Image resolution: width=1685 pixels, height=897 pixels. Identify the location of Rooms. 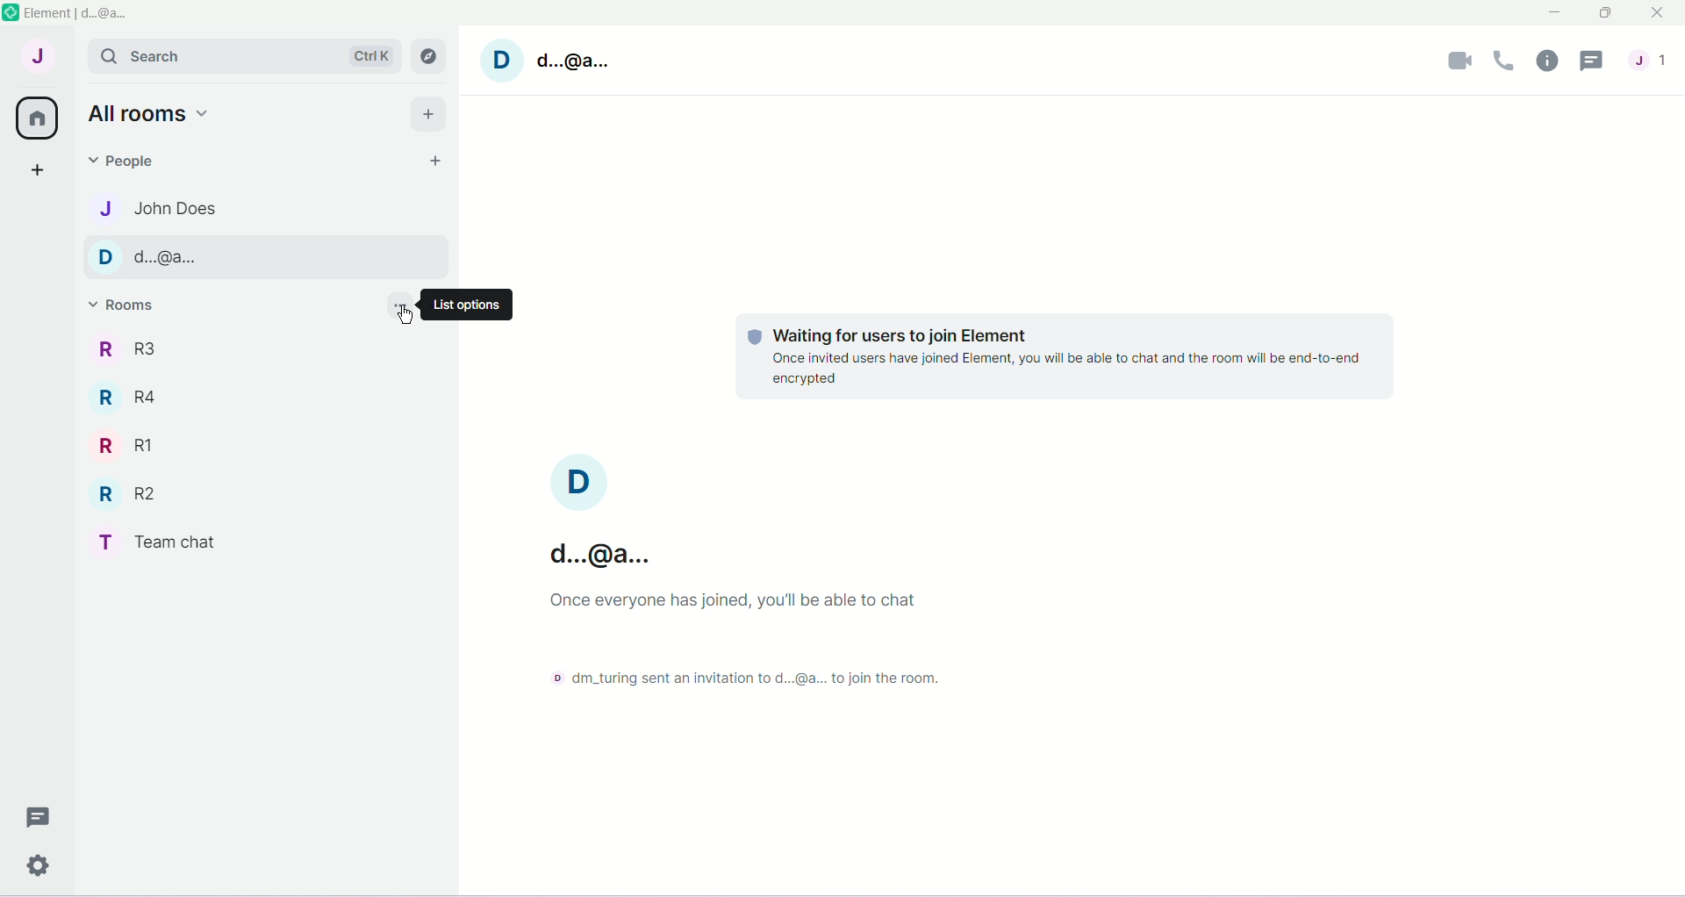
(130, 307).